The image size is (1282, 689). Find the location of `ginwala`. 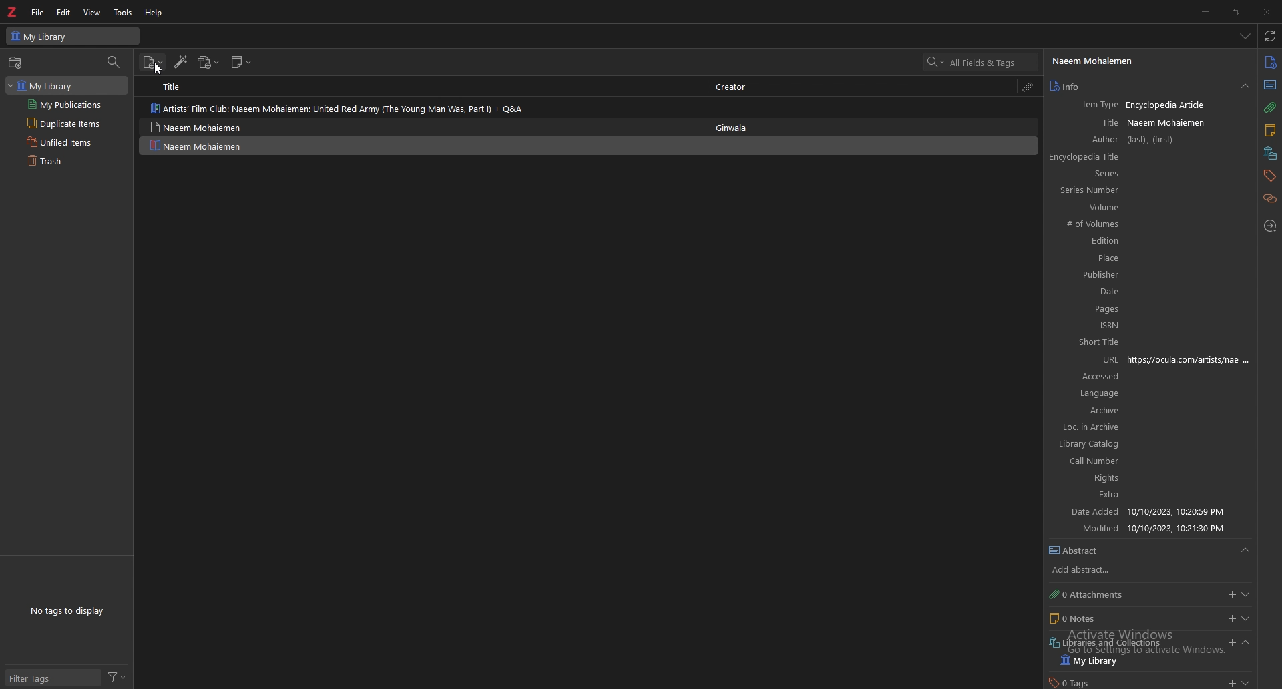

ginwala is located at coordinates (739, 126).